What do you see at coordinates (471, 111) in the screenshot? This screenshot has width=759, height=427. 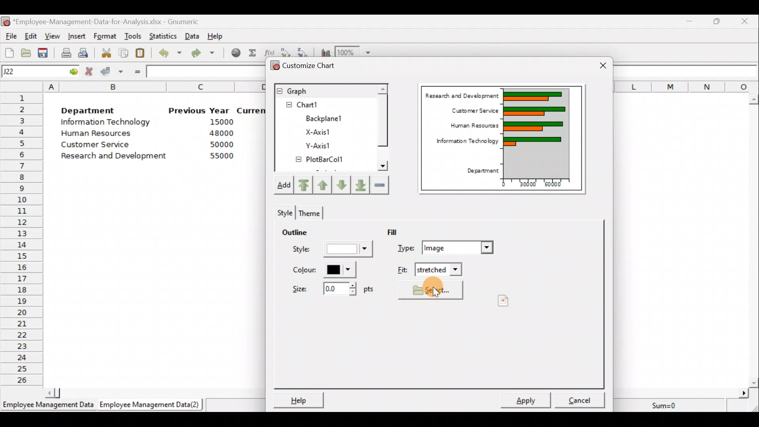 I see `Customer Service` at bounding box center [471, 111].